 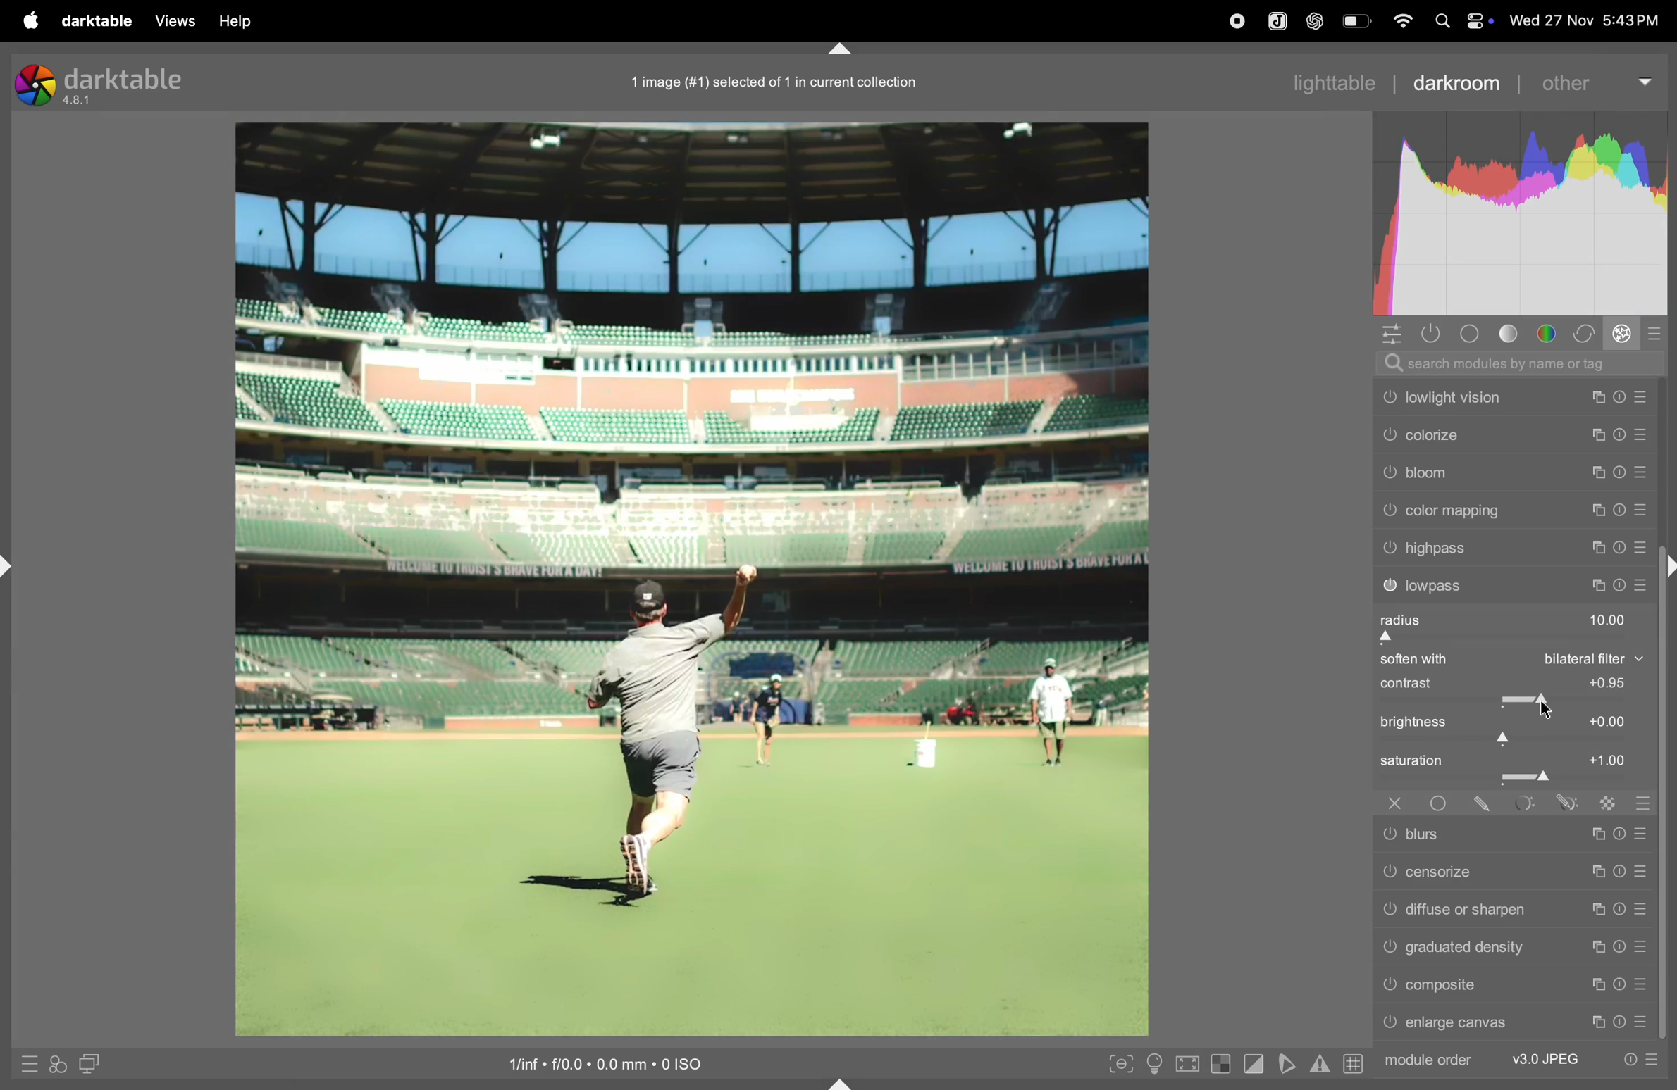 What do you see at coordinates (1513, 334) in the screenshot?
I see `tone` at bounding box center [1513, 334].